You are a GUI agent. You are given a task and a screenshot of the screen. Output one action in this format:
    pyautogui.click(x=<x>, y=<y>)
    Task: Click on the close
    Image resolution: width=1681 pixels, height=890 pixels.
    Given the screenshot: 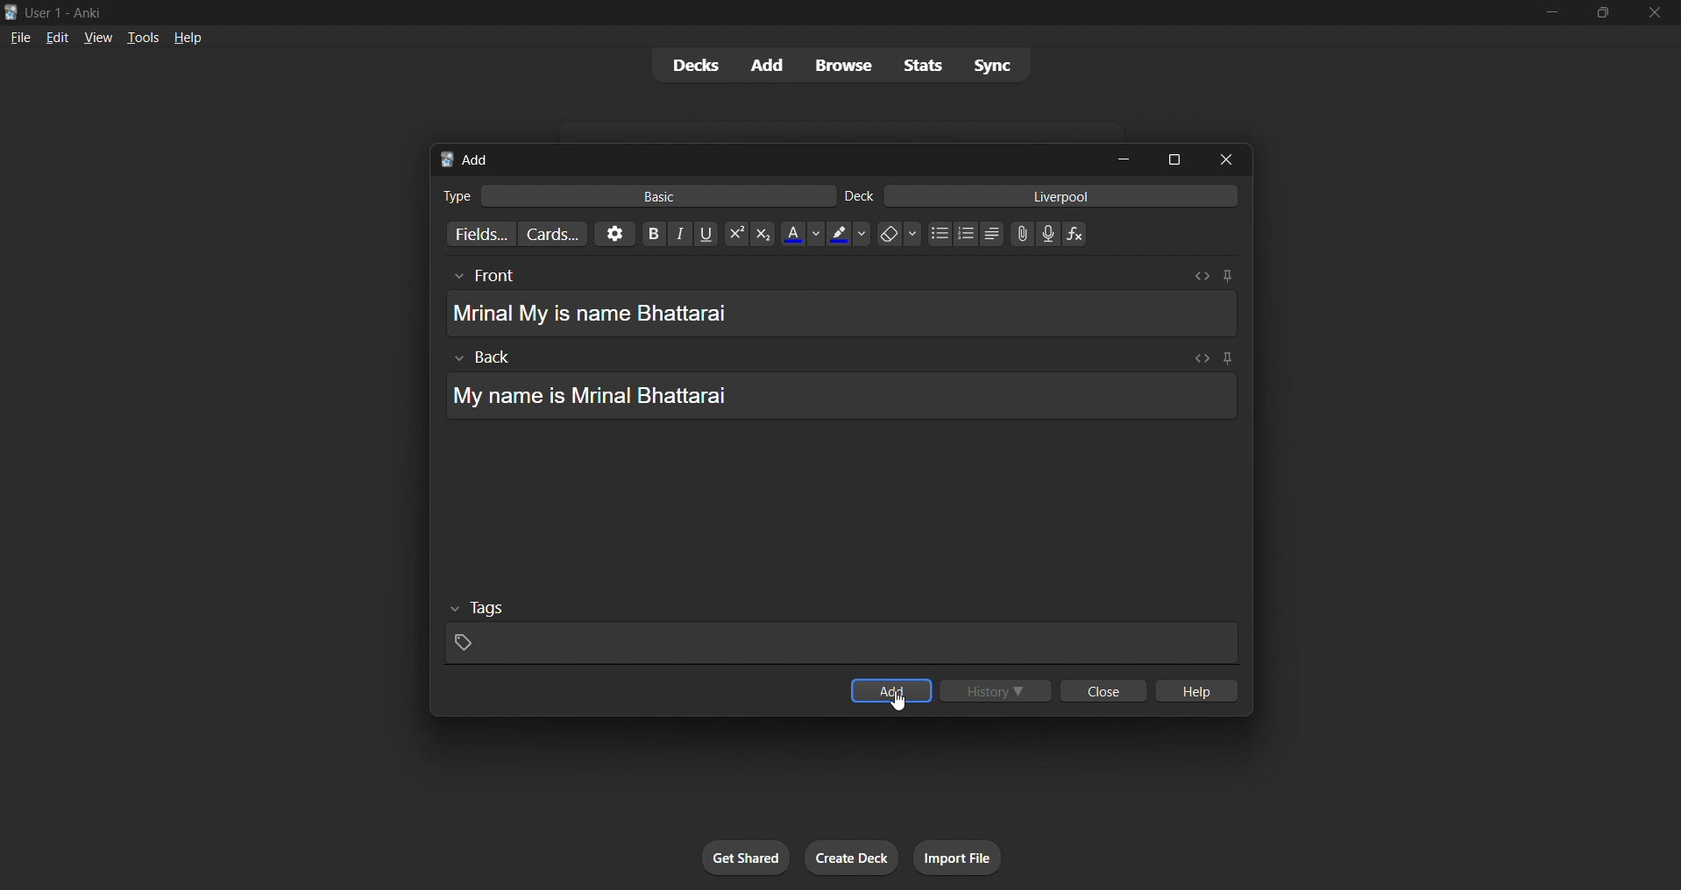 What is the action you would take?
    pyautogui.click(x=1656, y=15)
    